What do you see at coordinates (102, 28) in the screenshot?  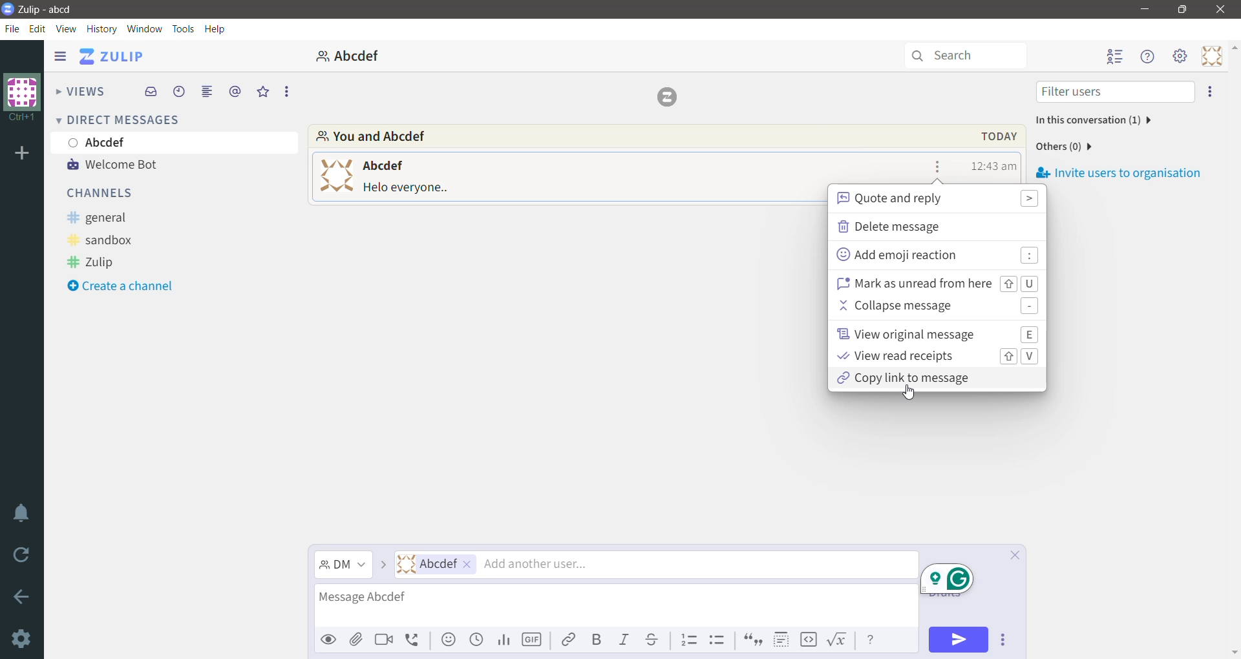 I see `History` at bounding box center [102, 28].